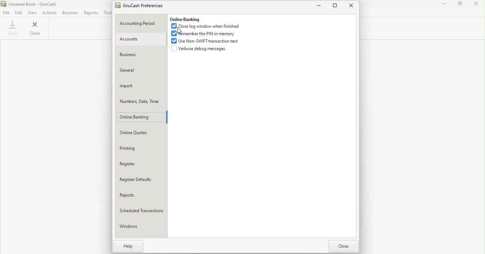 This screenshot has height=254, width=485. I want to click on Register, so click(142, 164).